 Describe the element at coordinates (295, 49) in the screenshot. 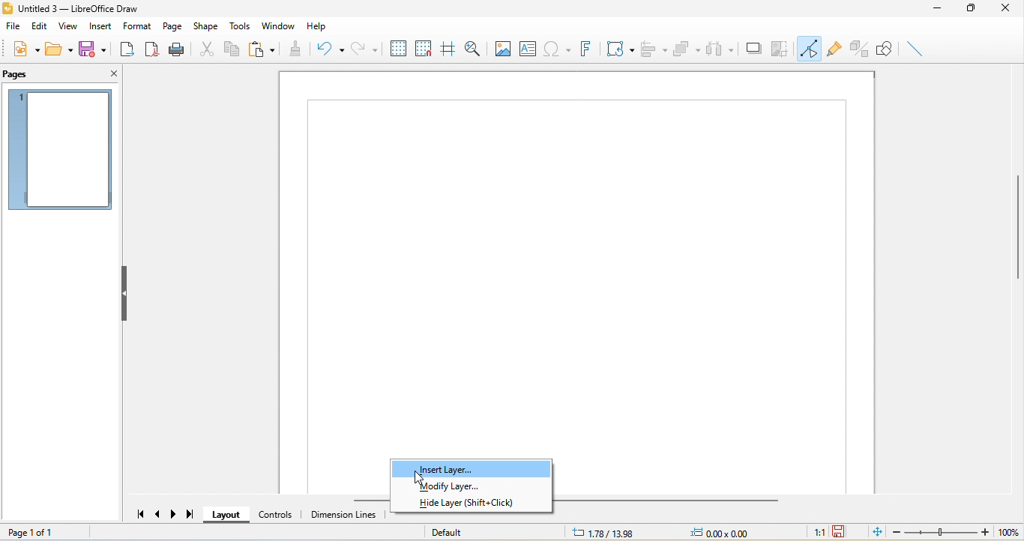

I see `clone formatting` at that location.